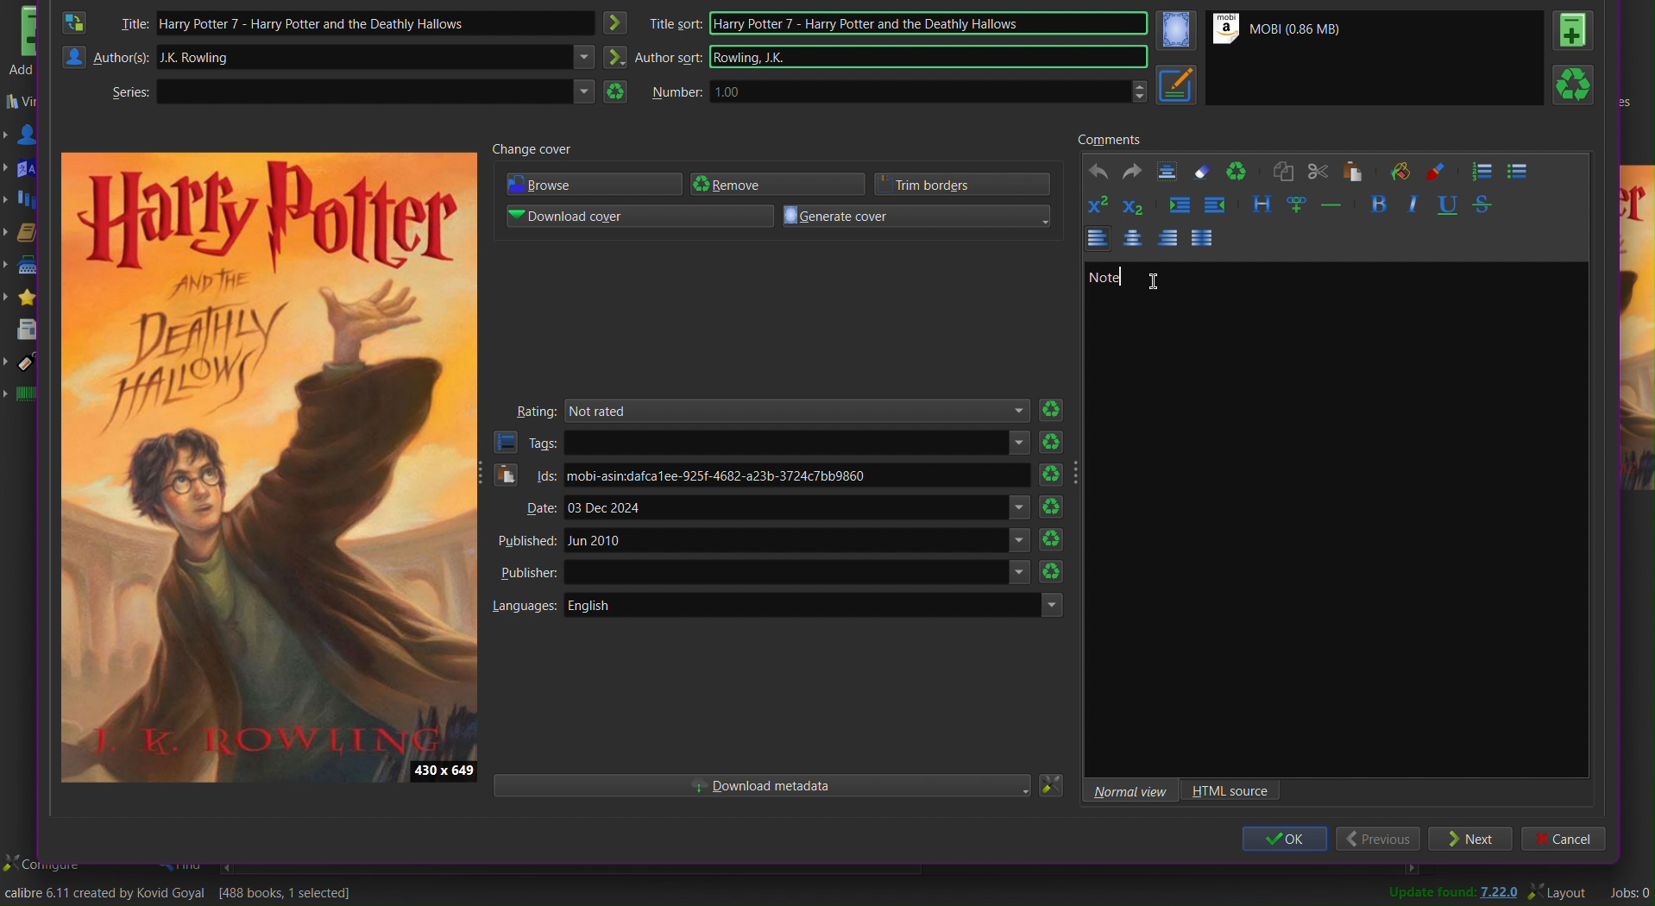 This screenshot has width=1655, height=906. What do you see at coordinates (1167, 170) in the screenshot?
I see `Textbox` at bounding box center [1167, 170].